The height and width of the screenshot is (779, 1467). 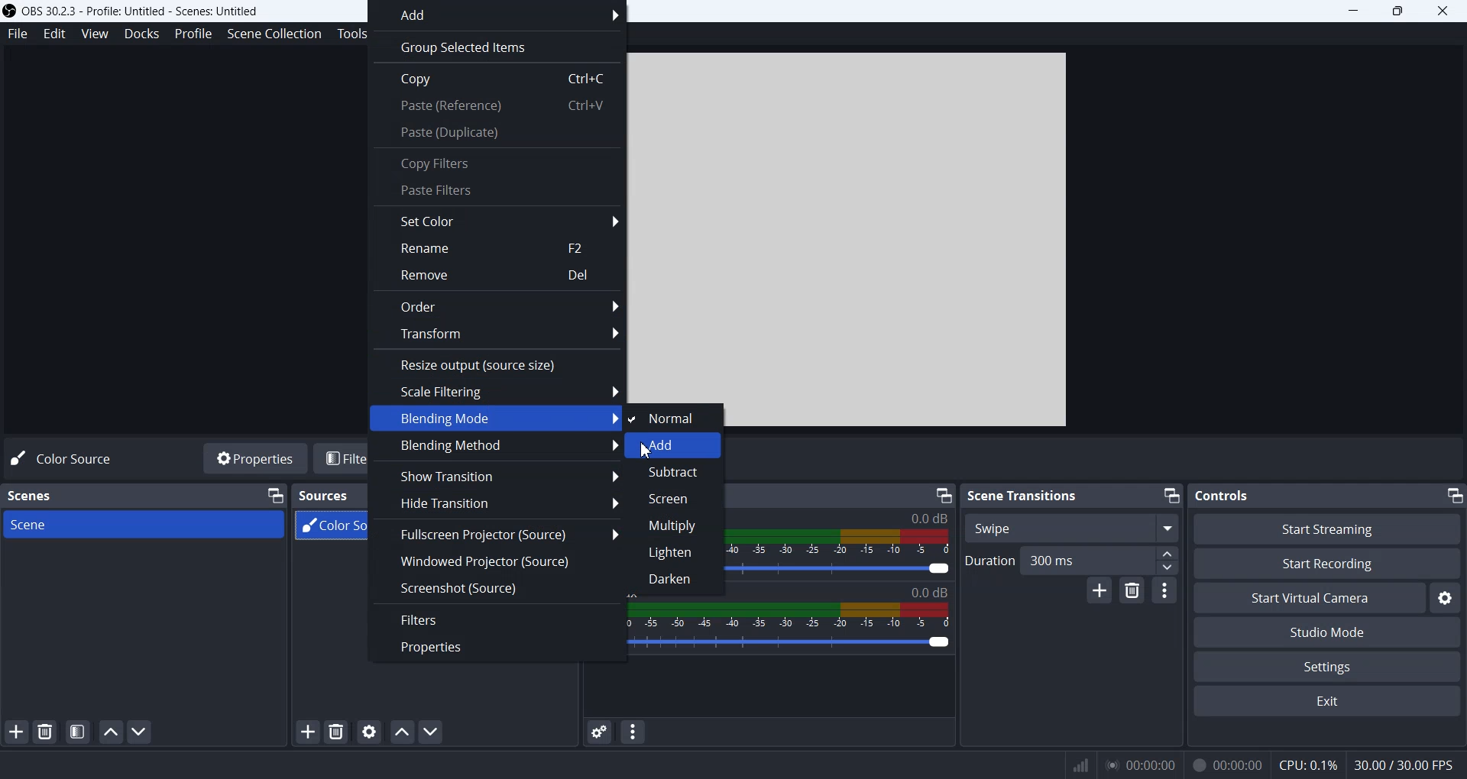 What do you see at coordinates (1100, 560) in the screenshot?
I see `300 ms` at bounding box center [1100, 560].